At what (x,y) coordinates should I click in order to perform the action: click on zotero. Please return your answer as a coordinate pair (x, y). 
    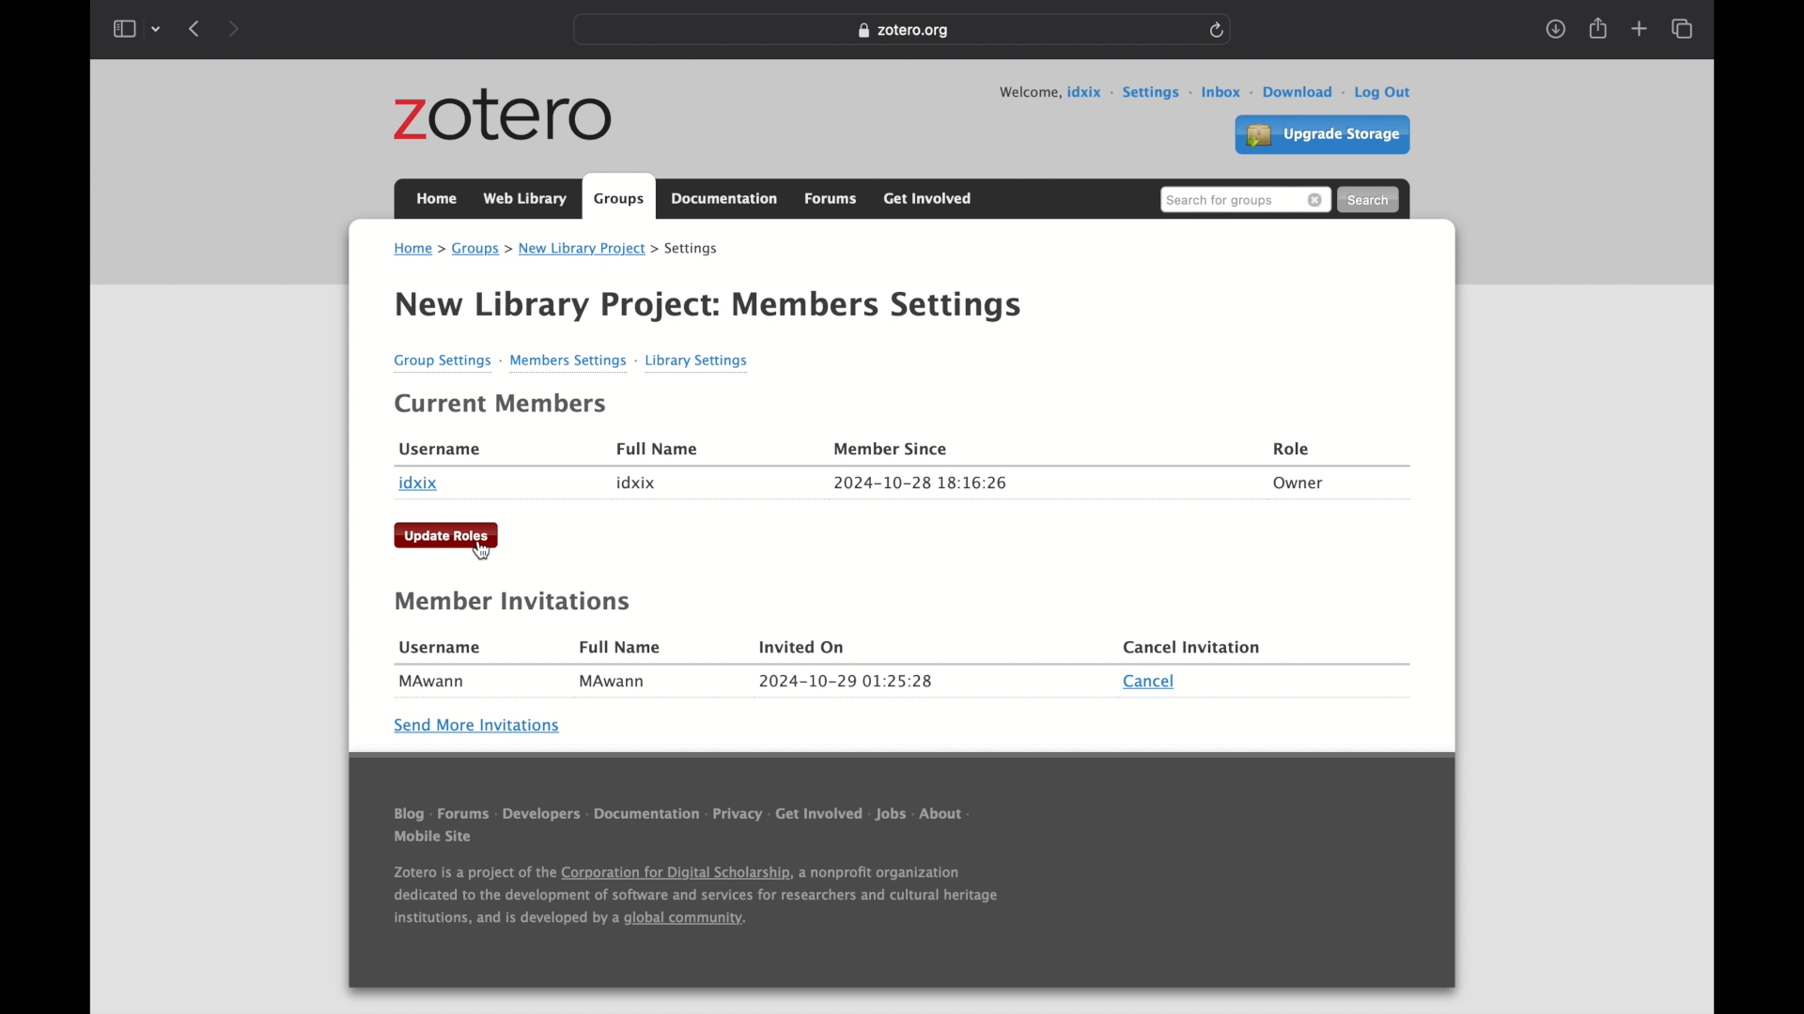
    Looking at the image, I should click on (505, 117).